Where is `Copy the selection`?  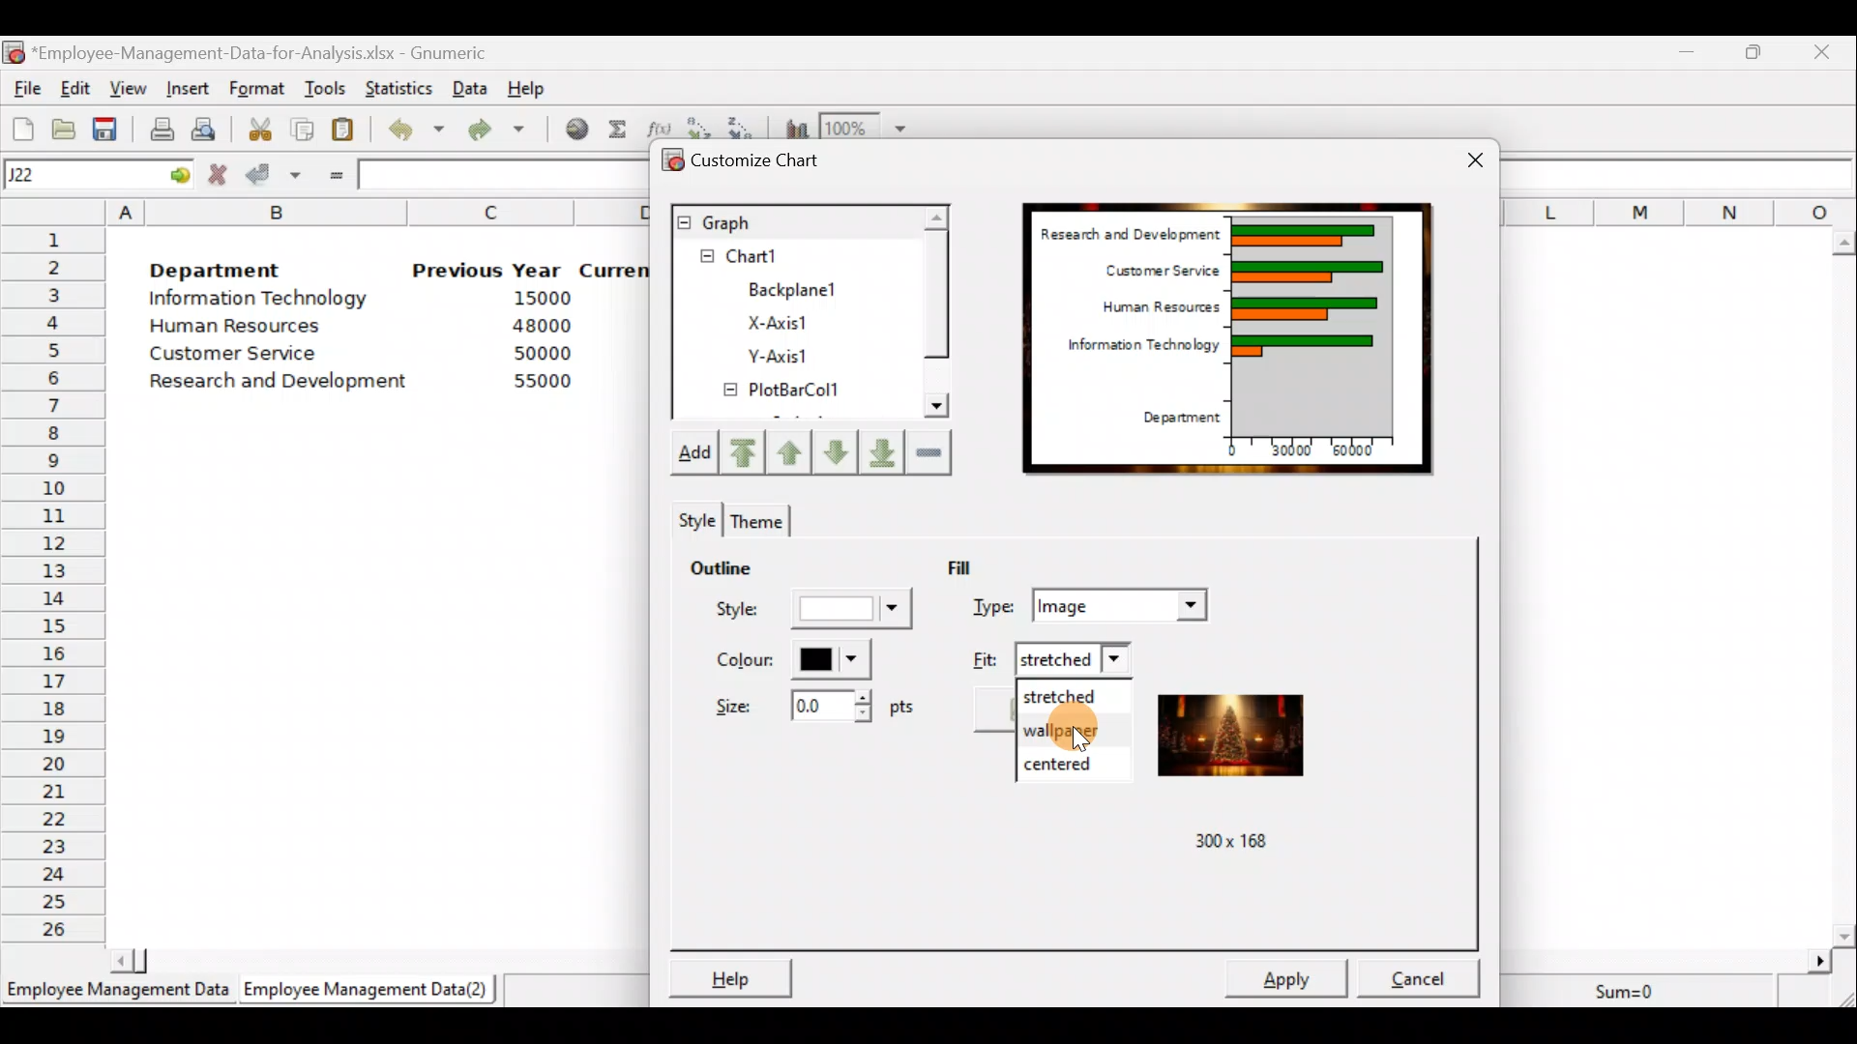
Copy the selection is located at coordinates (308, 130).